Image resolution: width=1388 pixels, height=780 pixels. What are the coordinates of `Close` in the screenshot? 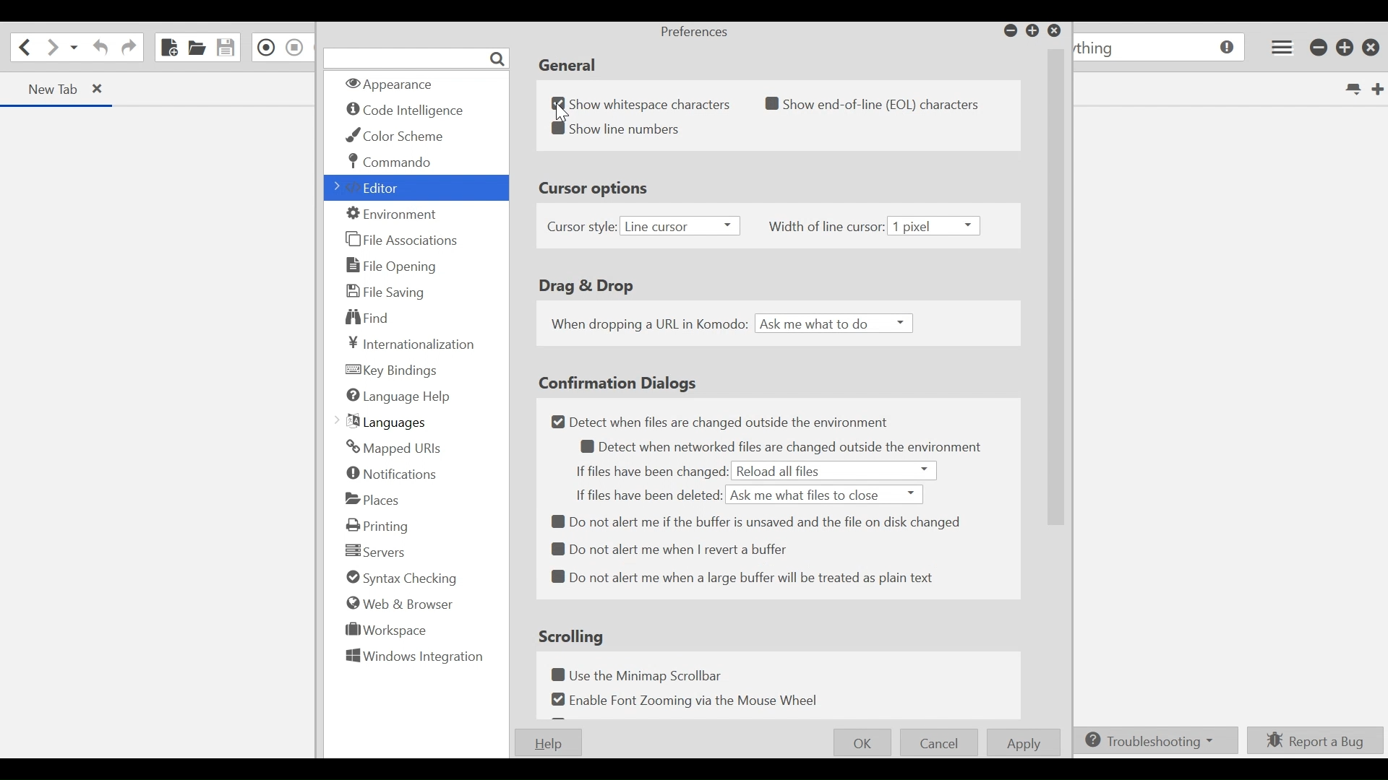 It's located at (1055, 31).